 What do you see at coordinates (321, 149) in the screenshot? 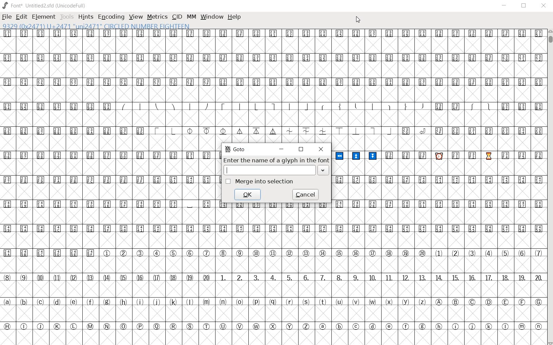
I see `close` at bounding box center [321, 149].